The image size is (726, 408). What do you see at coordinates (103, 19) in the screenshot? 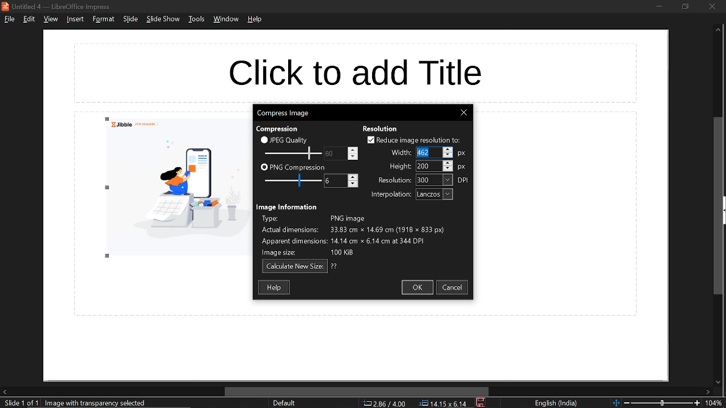
I see `format` at bounding box center [103, 19].